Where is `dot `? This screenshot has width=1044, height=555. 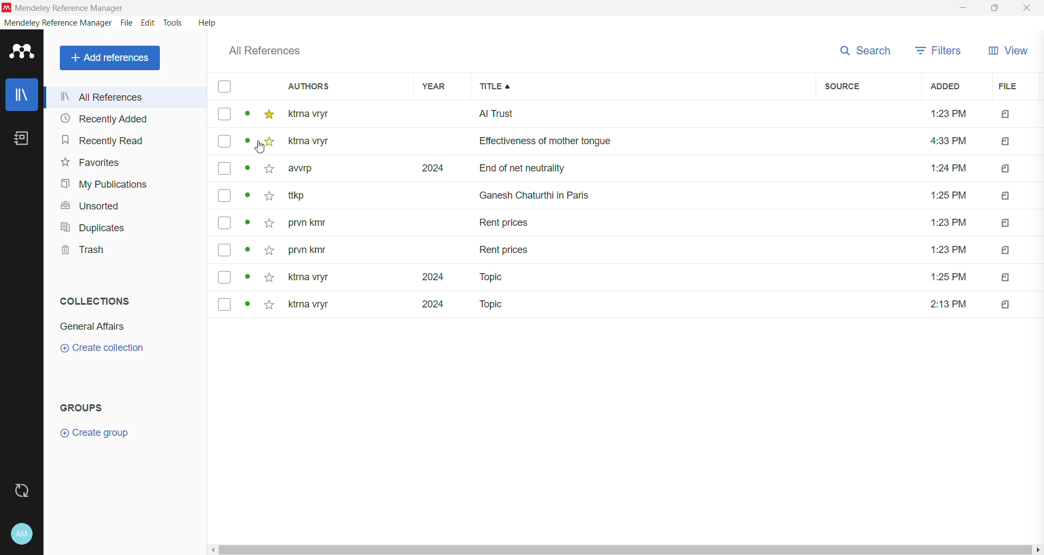
dot  is located at coordinates (246, 116).